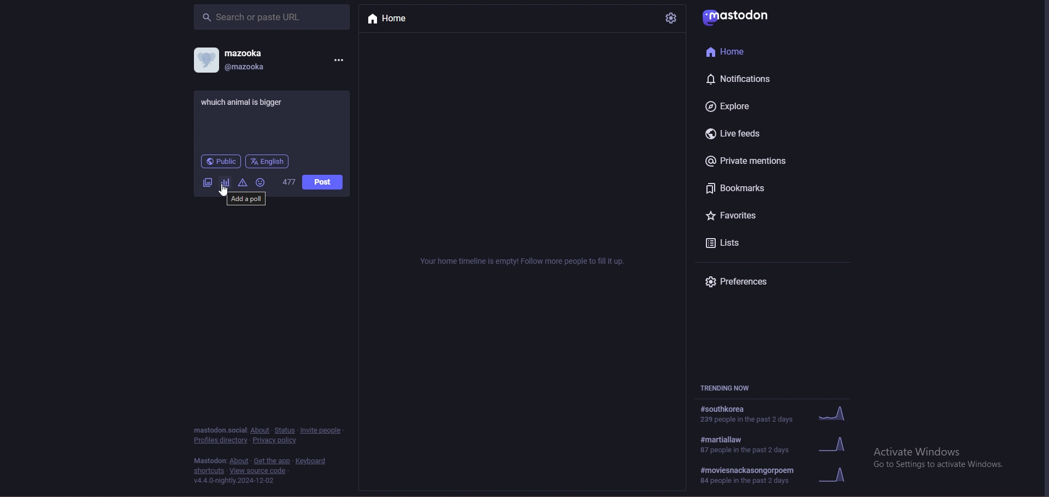 The width and height of the screenshot is (1049, 497). What do you see at coordinates (749, 282) in the screenshot?
I see `preferences` at bounding box center [749, 282].